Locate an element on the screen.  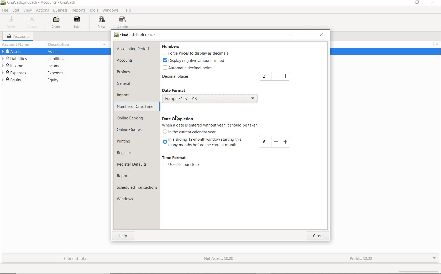
minimize is located at coordinates (292, 35).